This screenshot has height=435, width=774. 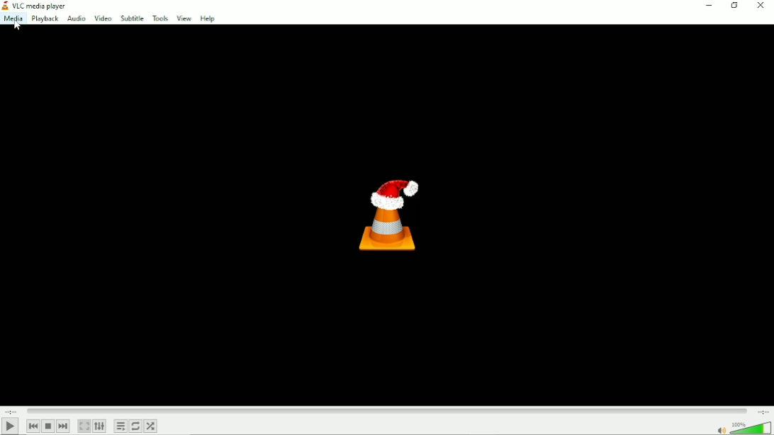 I want to click on Volume, so click(x=743, y=427).